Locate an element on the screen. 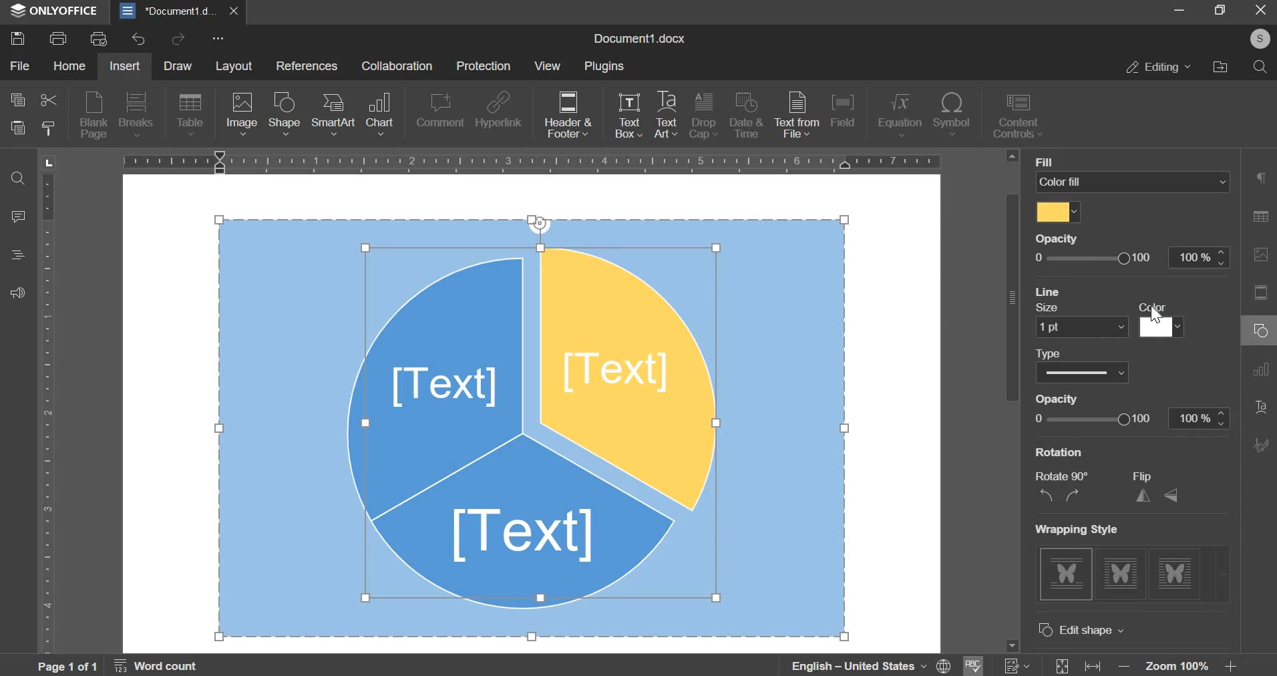  hyperlink is located at coordinates (500, 108).